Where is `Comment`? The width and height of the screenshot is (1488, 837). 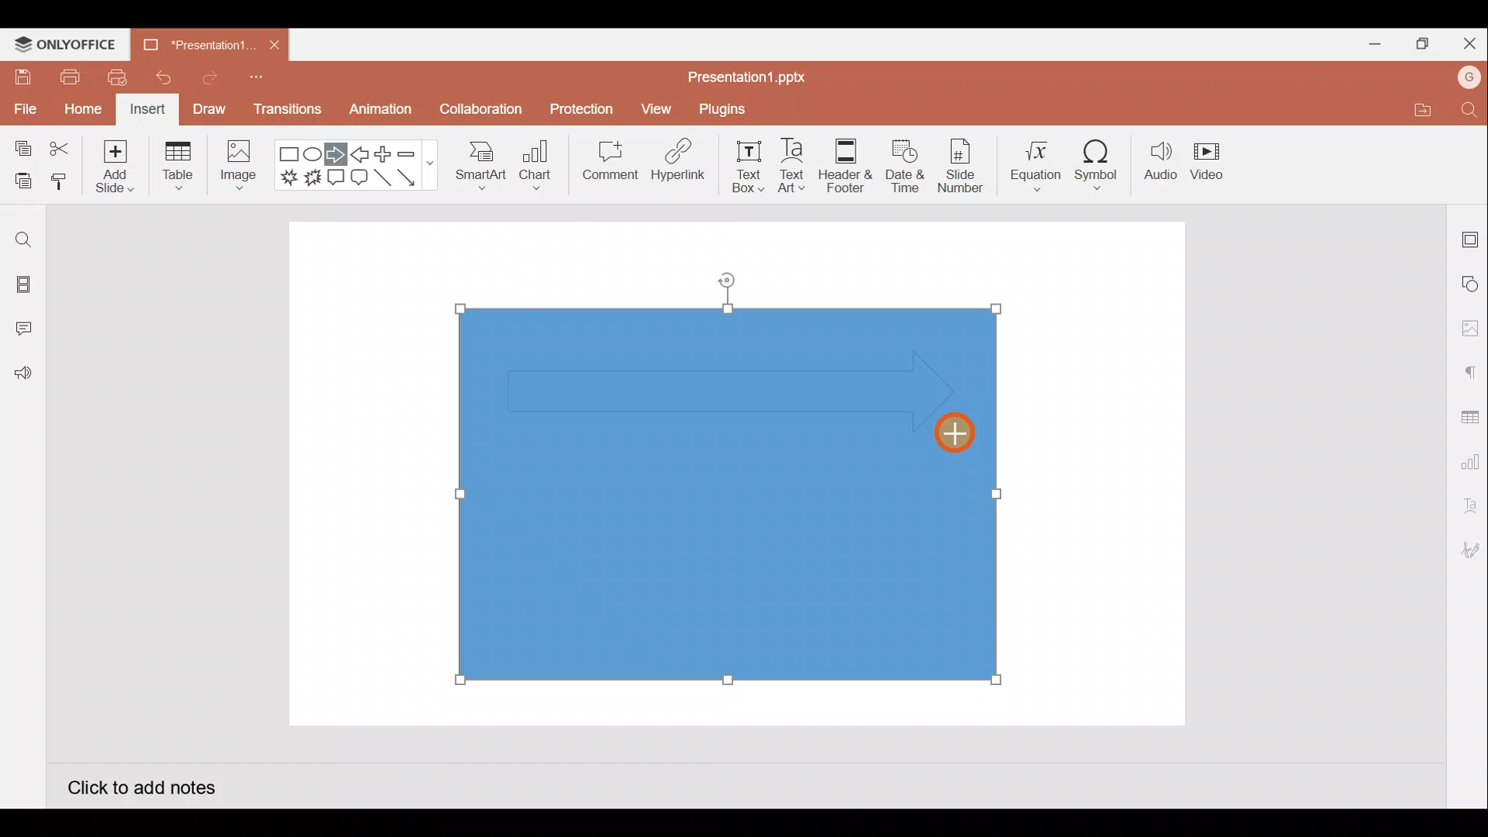 Comment is located at coordinates (604, 164).